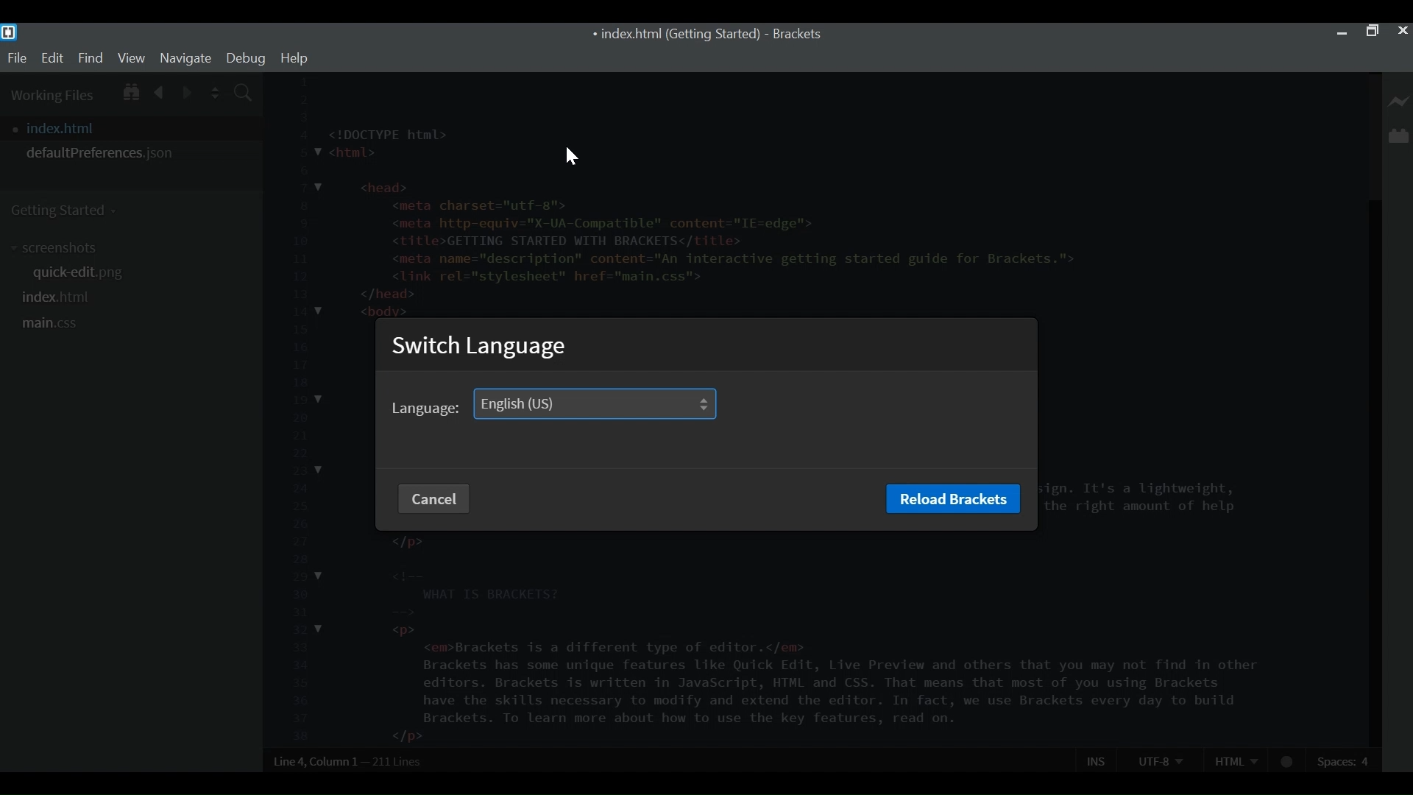 This screenshot has width=1413, height=795. I want to click on Find in Files, so click(244, 94).